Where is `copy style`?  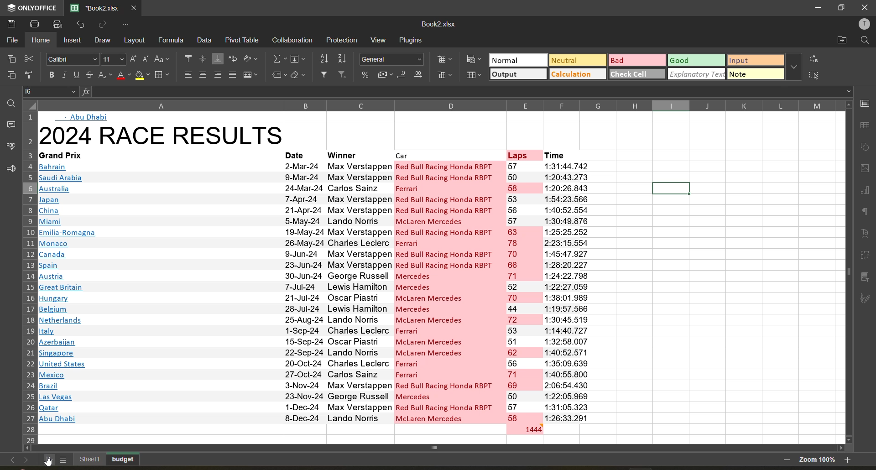
copy style is located at coordinates (29, 76).